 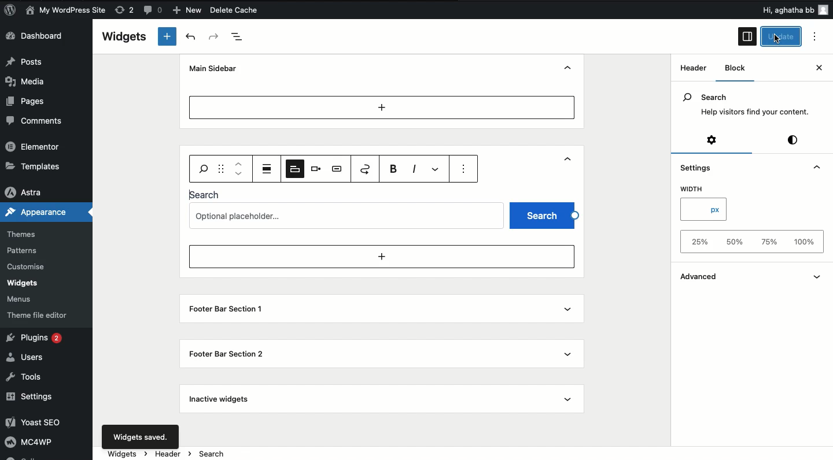 What do you see at coordinates (268, 168) in the screenshot?
I see `Align` at bounding box center [268, 168].